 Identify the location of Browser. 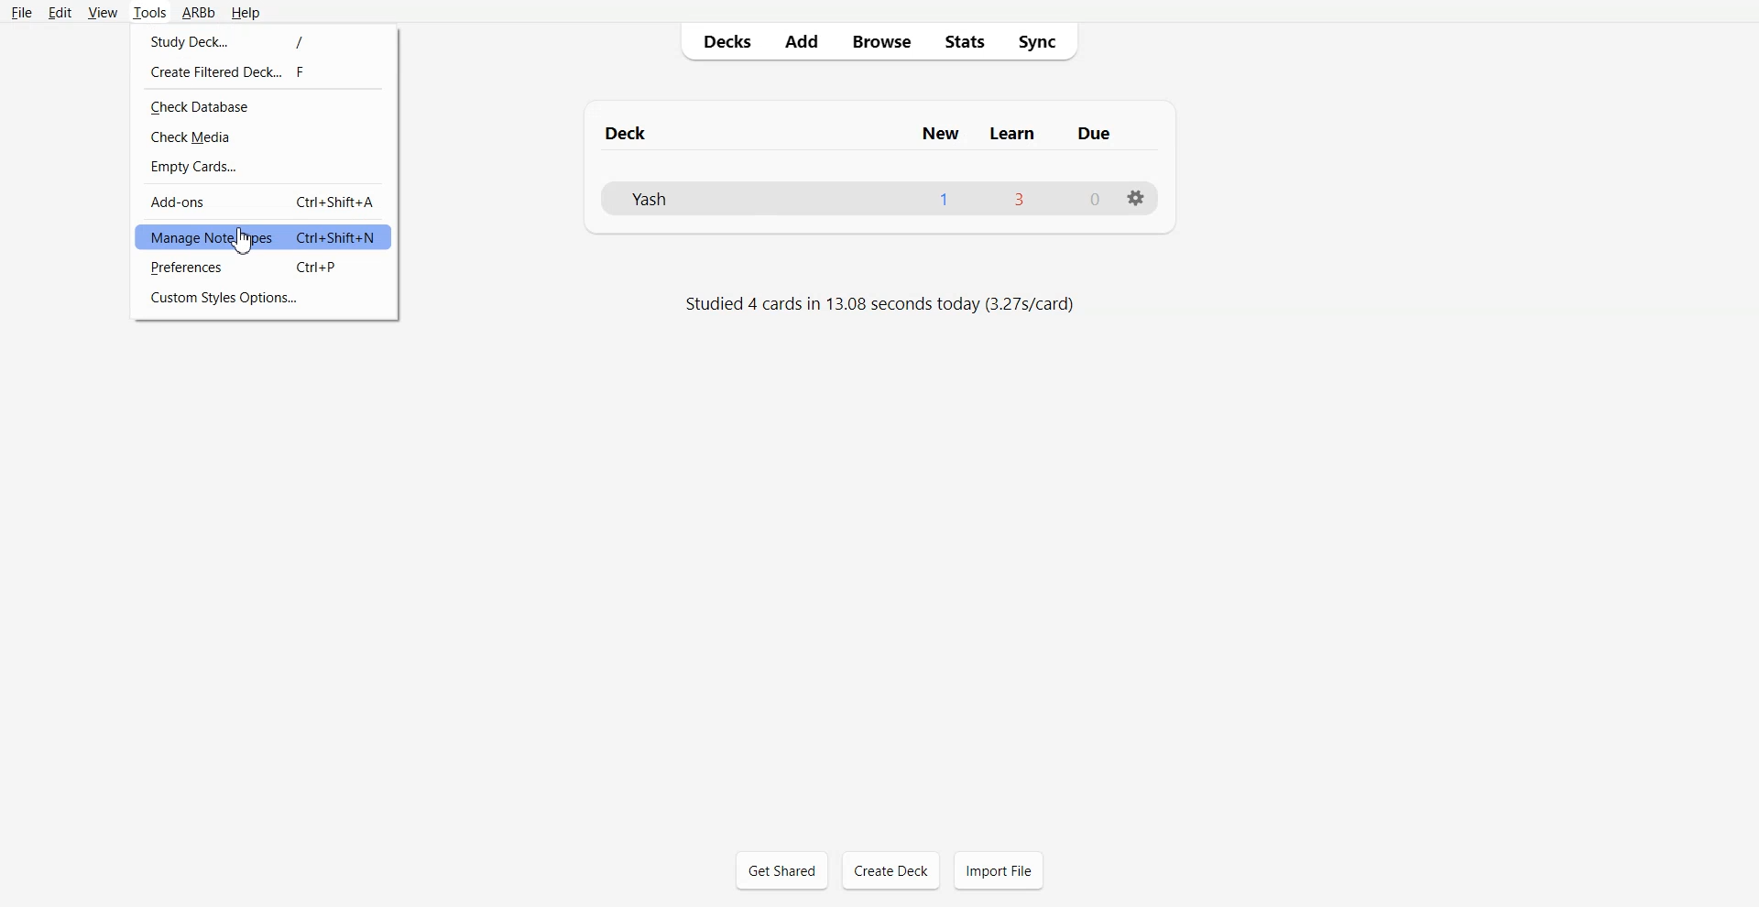
(879, 40).